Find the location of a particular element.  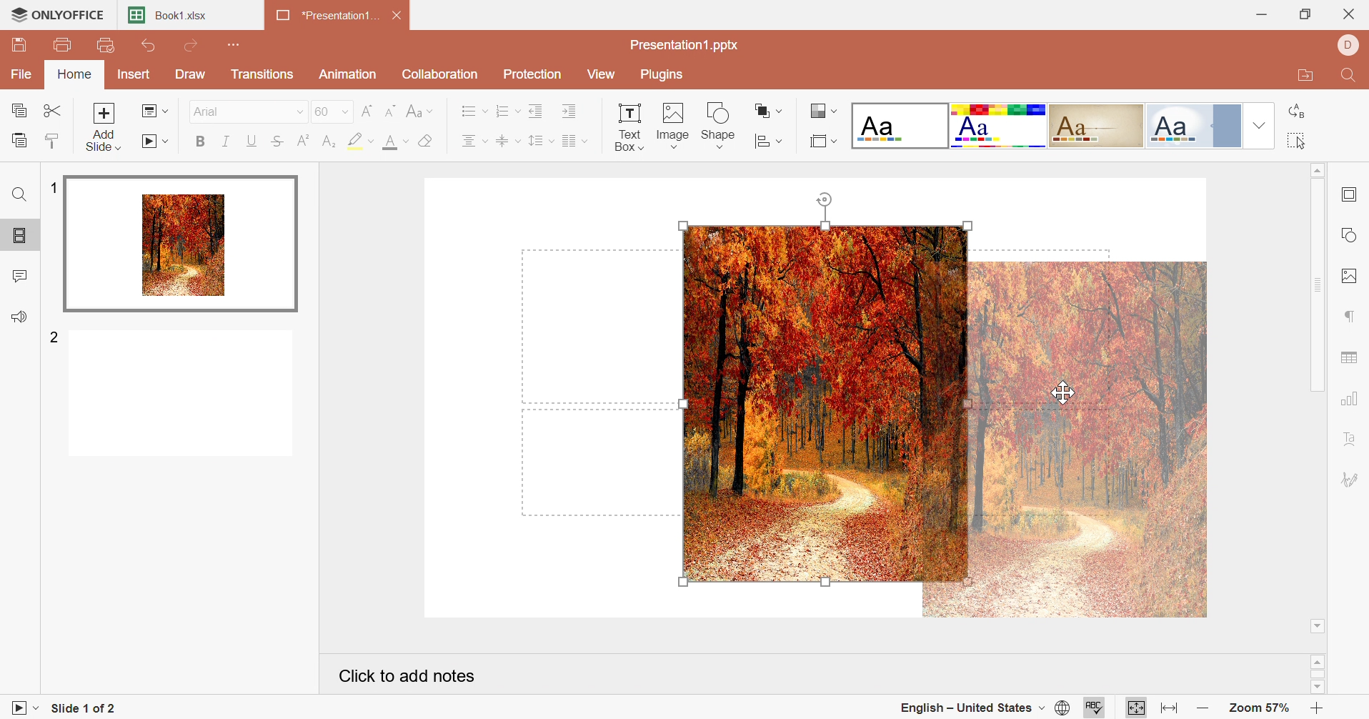

Fit to width is located at coordinates (1169, 708).